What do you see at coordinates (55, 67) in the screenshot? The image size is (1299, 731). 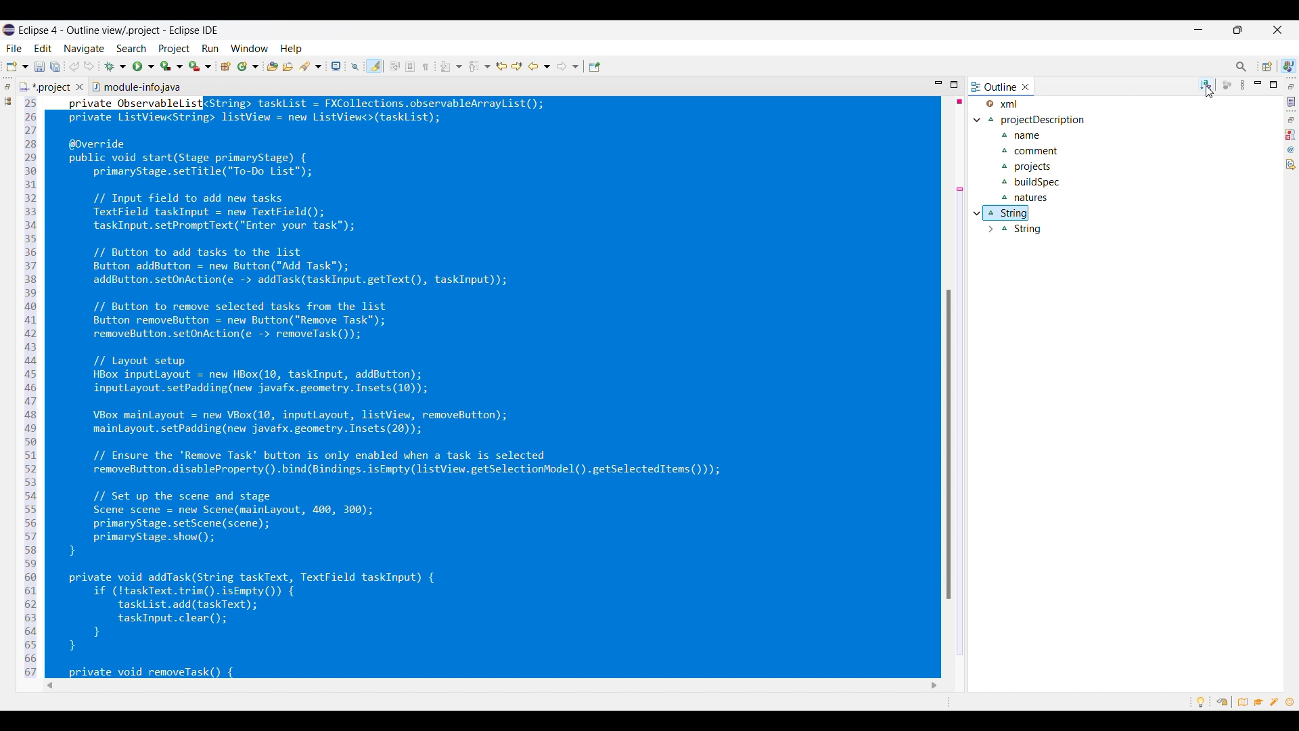 I see `Save all` at bounding box center [55, 67].